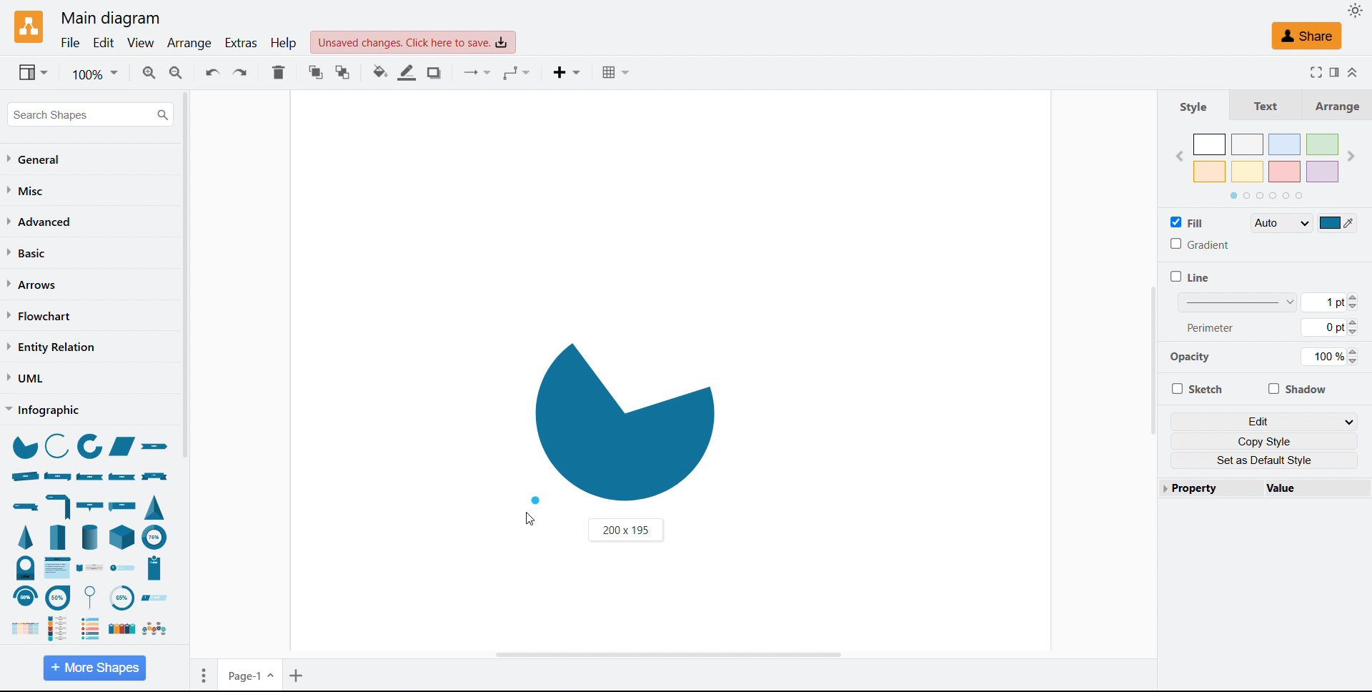 This screenshot has height=692, width=1372. Describe the element at coordinates (1281, 222) in the screenshot. I see `select fill type ` at that location.